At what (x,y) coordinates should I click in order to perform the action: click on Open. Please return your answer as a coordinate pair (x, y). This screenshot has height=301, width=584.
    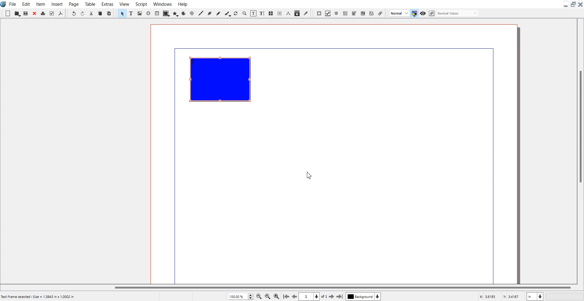
    Looking at the image, I should click on (17, 13).